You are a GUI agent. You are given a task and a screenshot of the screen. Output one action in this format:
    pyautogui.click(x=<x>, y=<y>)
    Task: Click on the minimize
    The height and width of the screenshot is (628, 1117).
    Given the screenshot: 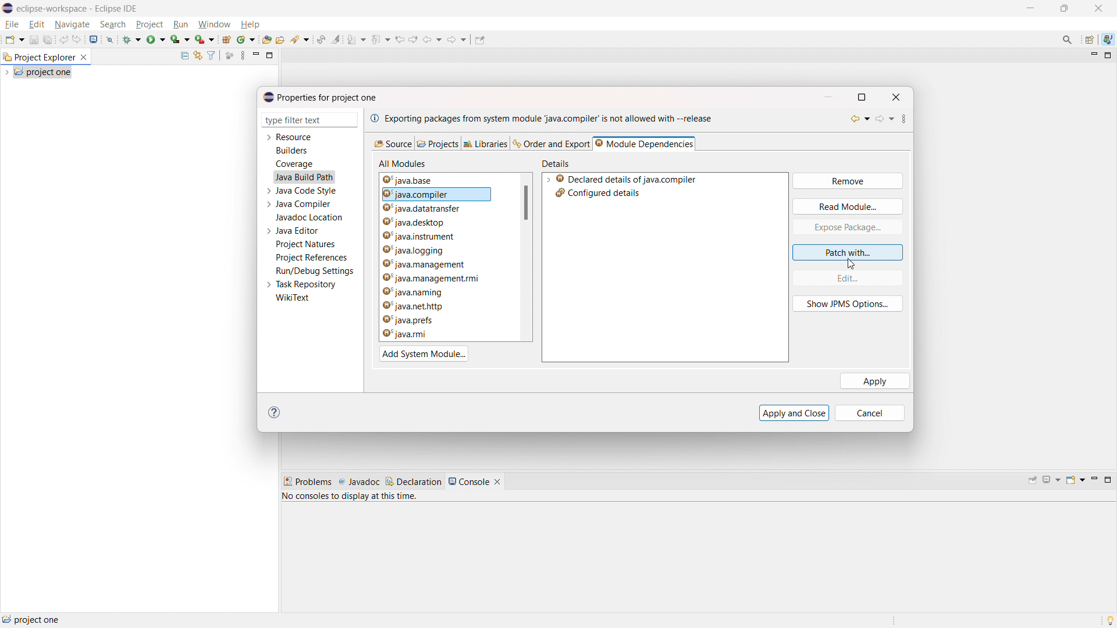 What is the action you would take?
    pyautogui.click(x=1093, y=480)
    